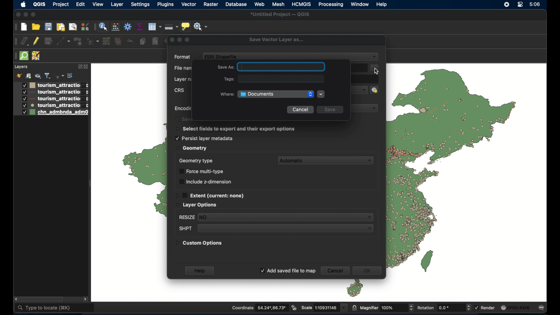 The width and height of the screenshot is (560, 315). What do you see at coordinates (28, 75) in the screenshot?
I see `add group` at bounding box center [28, 75].